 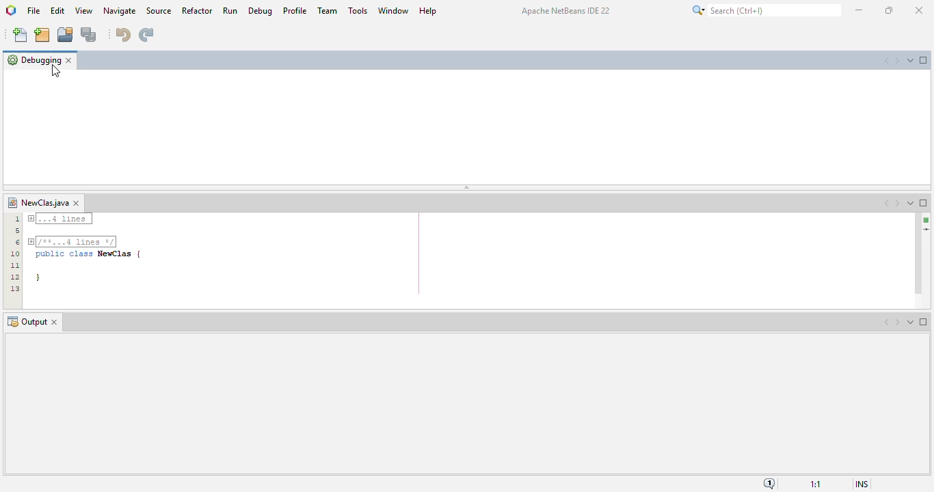 What do you see at coordinates (42, 35) in the screenshot?
I see `new project` at bounding box center [42, 35].